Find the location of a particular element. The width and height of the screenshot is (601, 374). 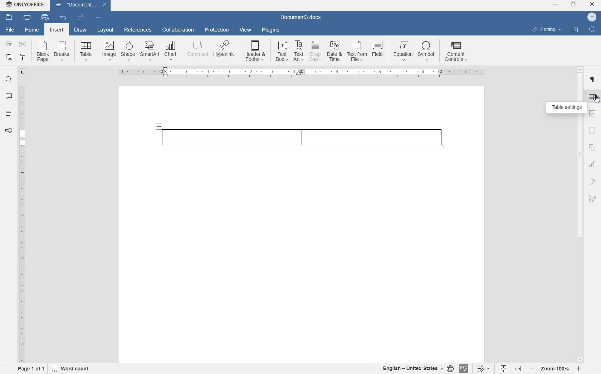

FEEDBACK & SUPPORT is located at coordinates (8, 131).